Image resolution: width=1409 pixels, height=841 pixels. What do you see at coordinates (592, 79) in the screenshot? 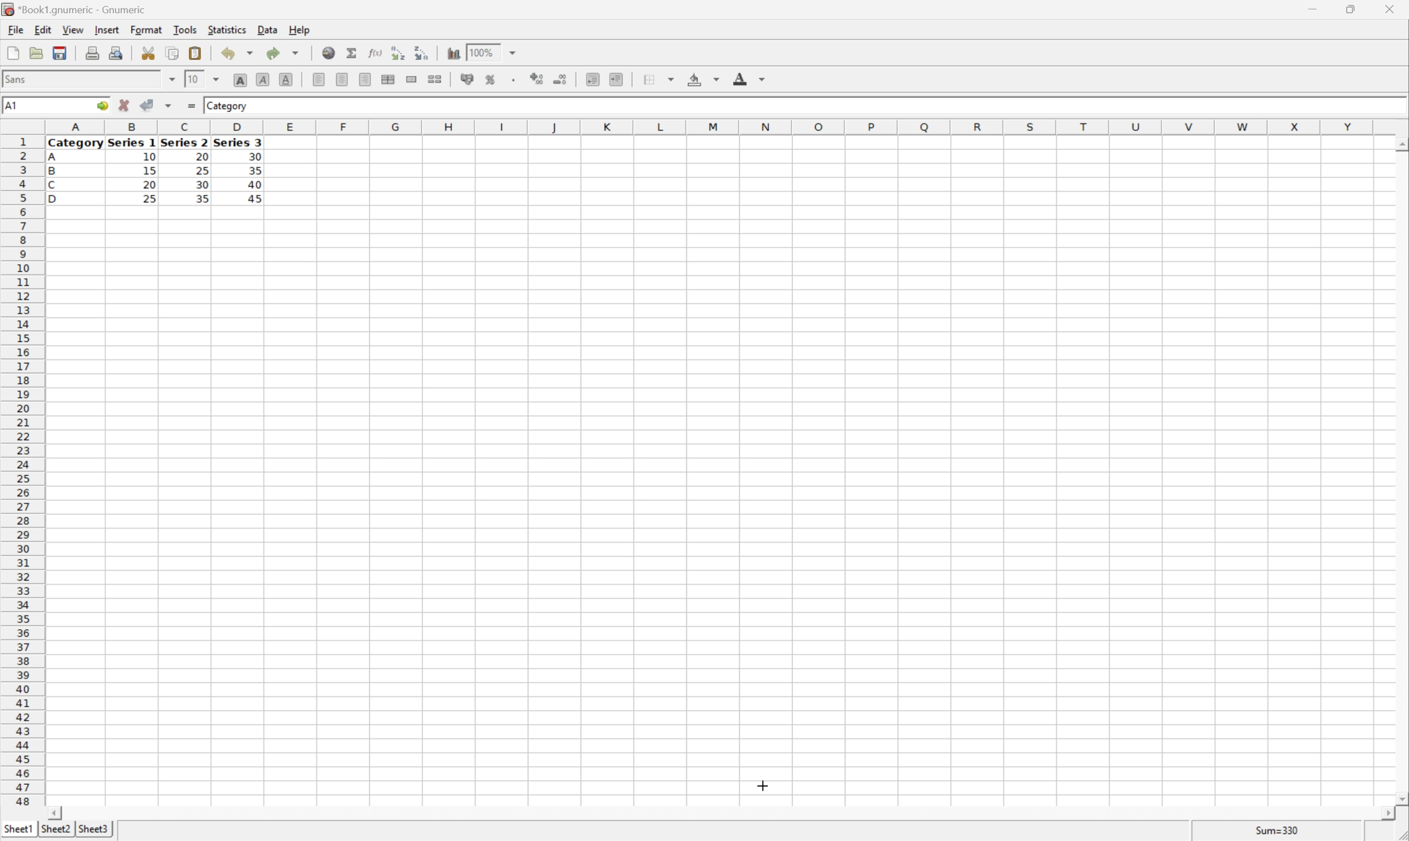
I see `Decrease indent, and align the contents to the left` at bounding box center [592, 79].